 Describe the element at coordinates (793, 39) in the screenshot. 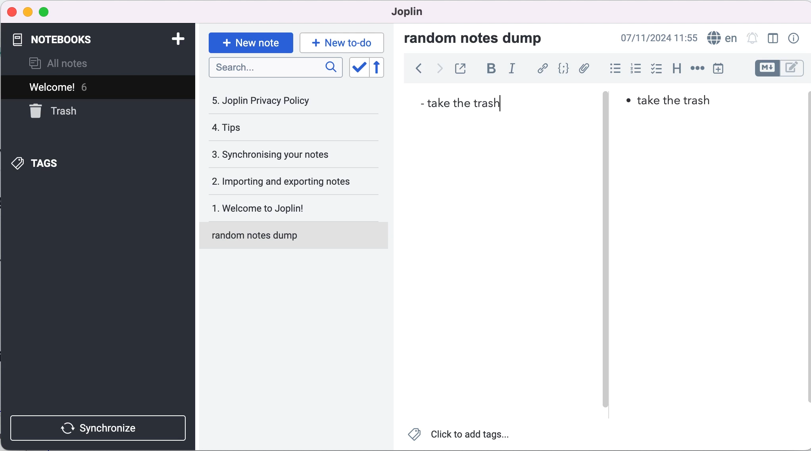

I see `note properties` at that location.